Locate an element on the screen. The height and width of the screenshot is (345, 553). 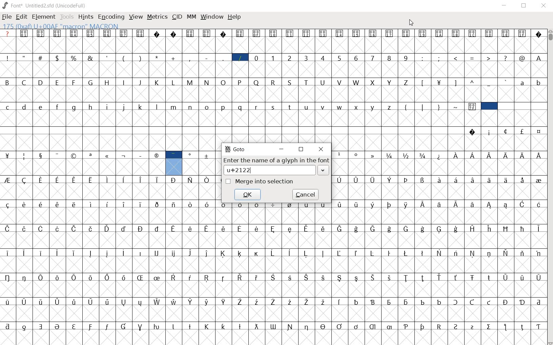
special characters is located at coordinates (438, 114).